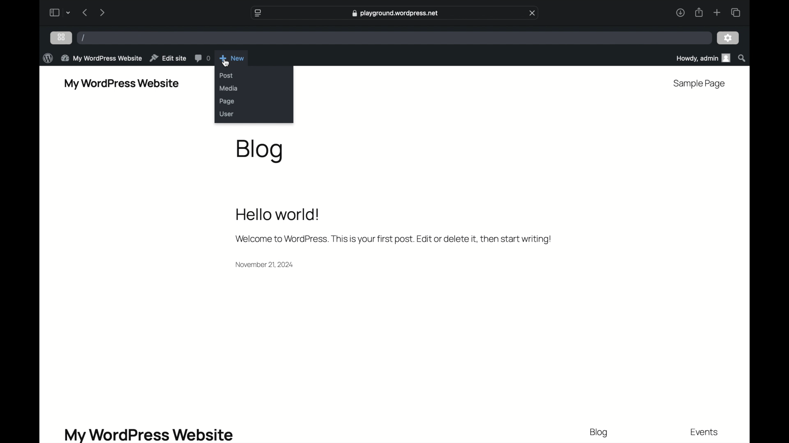  I want to click on media, so click(229, 88).